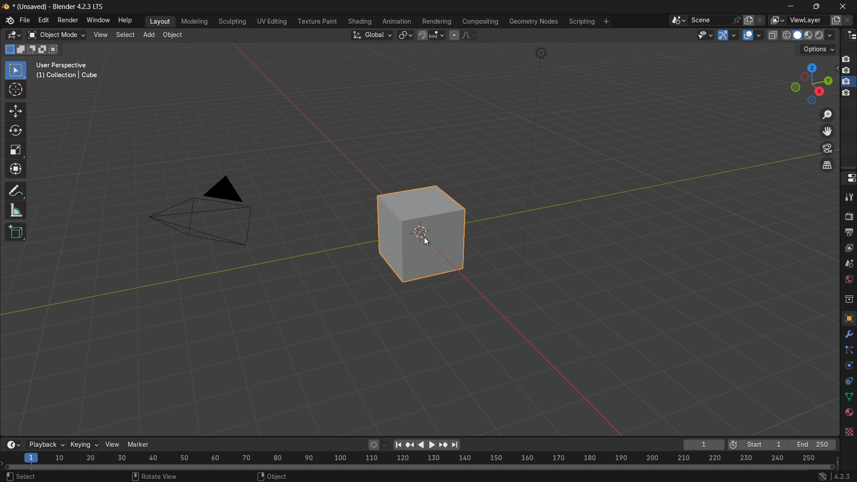 This screenshot has height=482, width=857. I want to click on transformation orientation, so click(372, 34).